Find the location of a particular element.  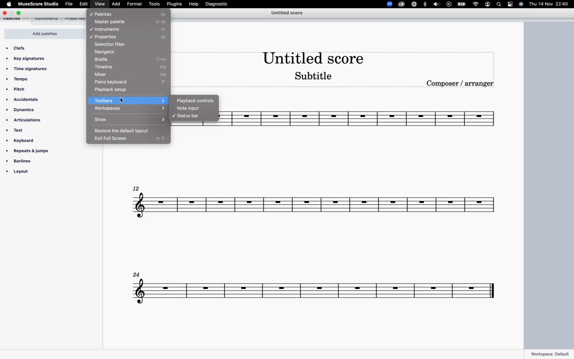

sound is located at coordinates (437, 5).